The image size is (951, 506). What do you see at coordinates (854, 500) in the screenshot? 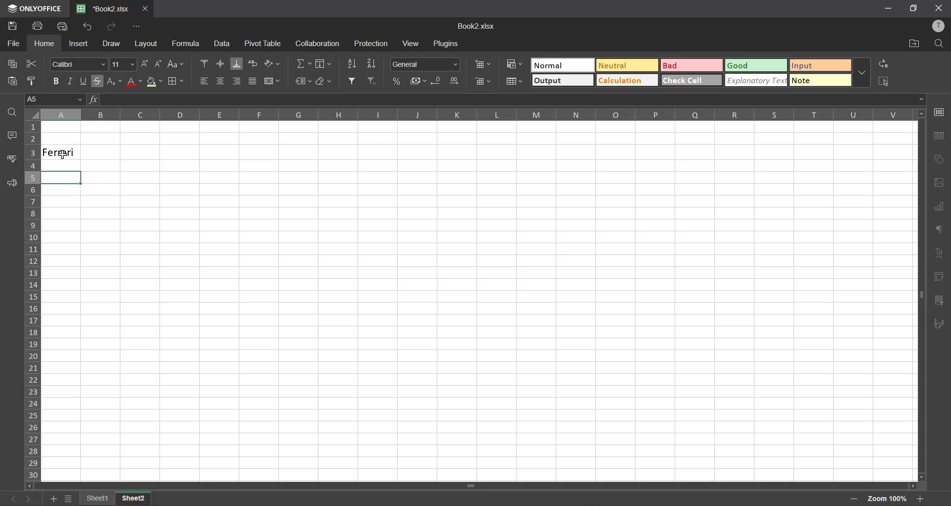
I see `zoom out` at bounding box center [854, 500].